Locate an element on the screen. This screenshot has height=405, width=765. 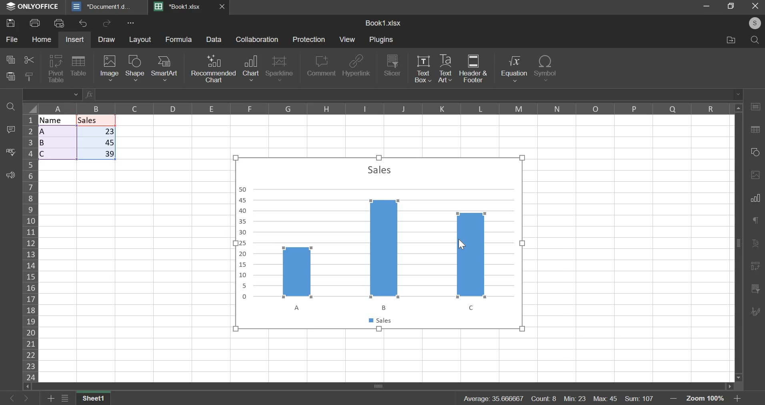
Bar/Column Chart Tool is located at coordinates (755, 198).